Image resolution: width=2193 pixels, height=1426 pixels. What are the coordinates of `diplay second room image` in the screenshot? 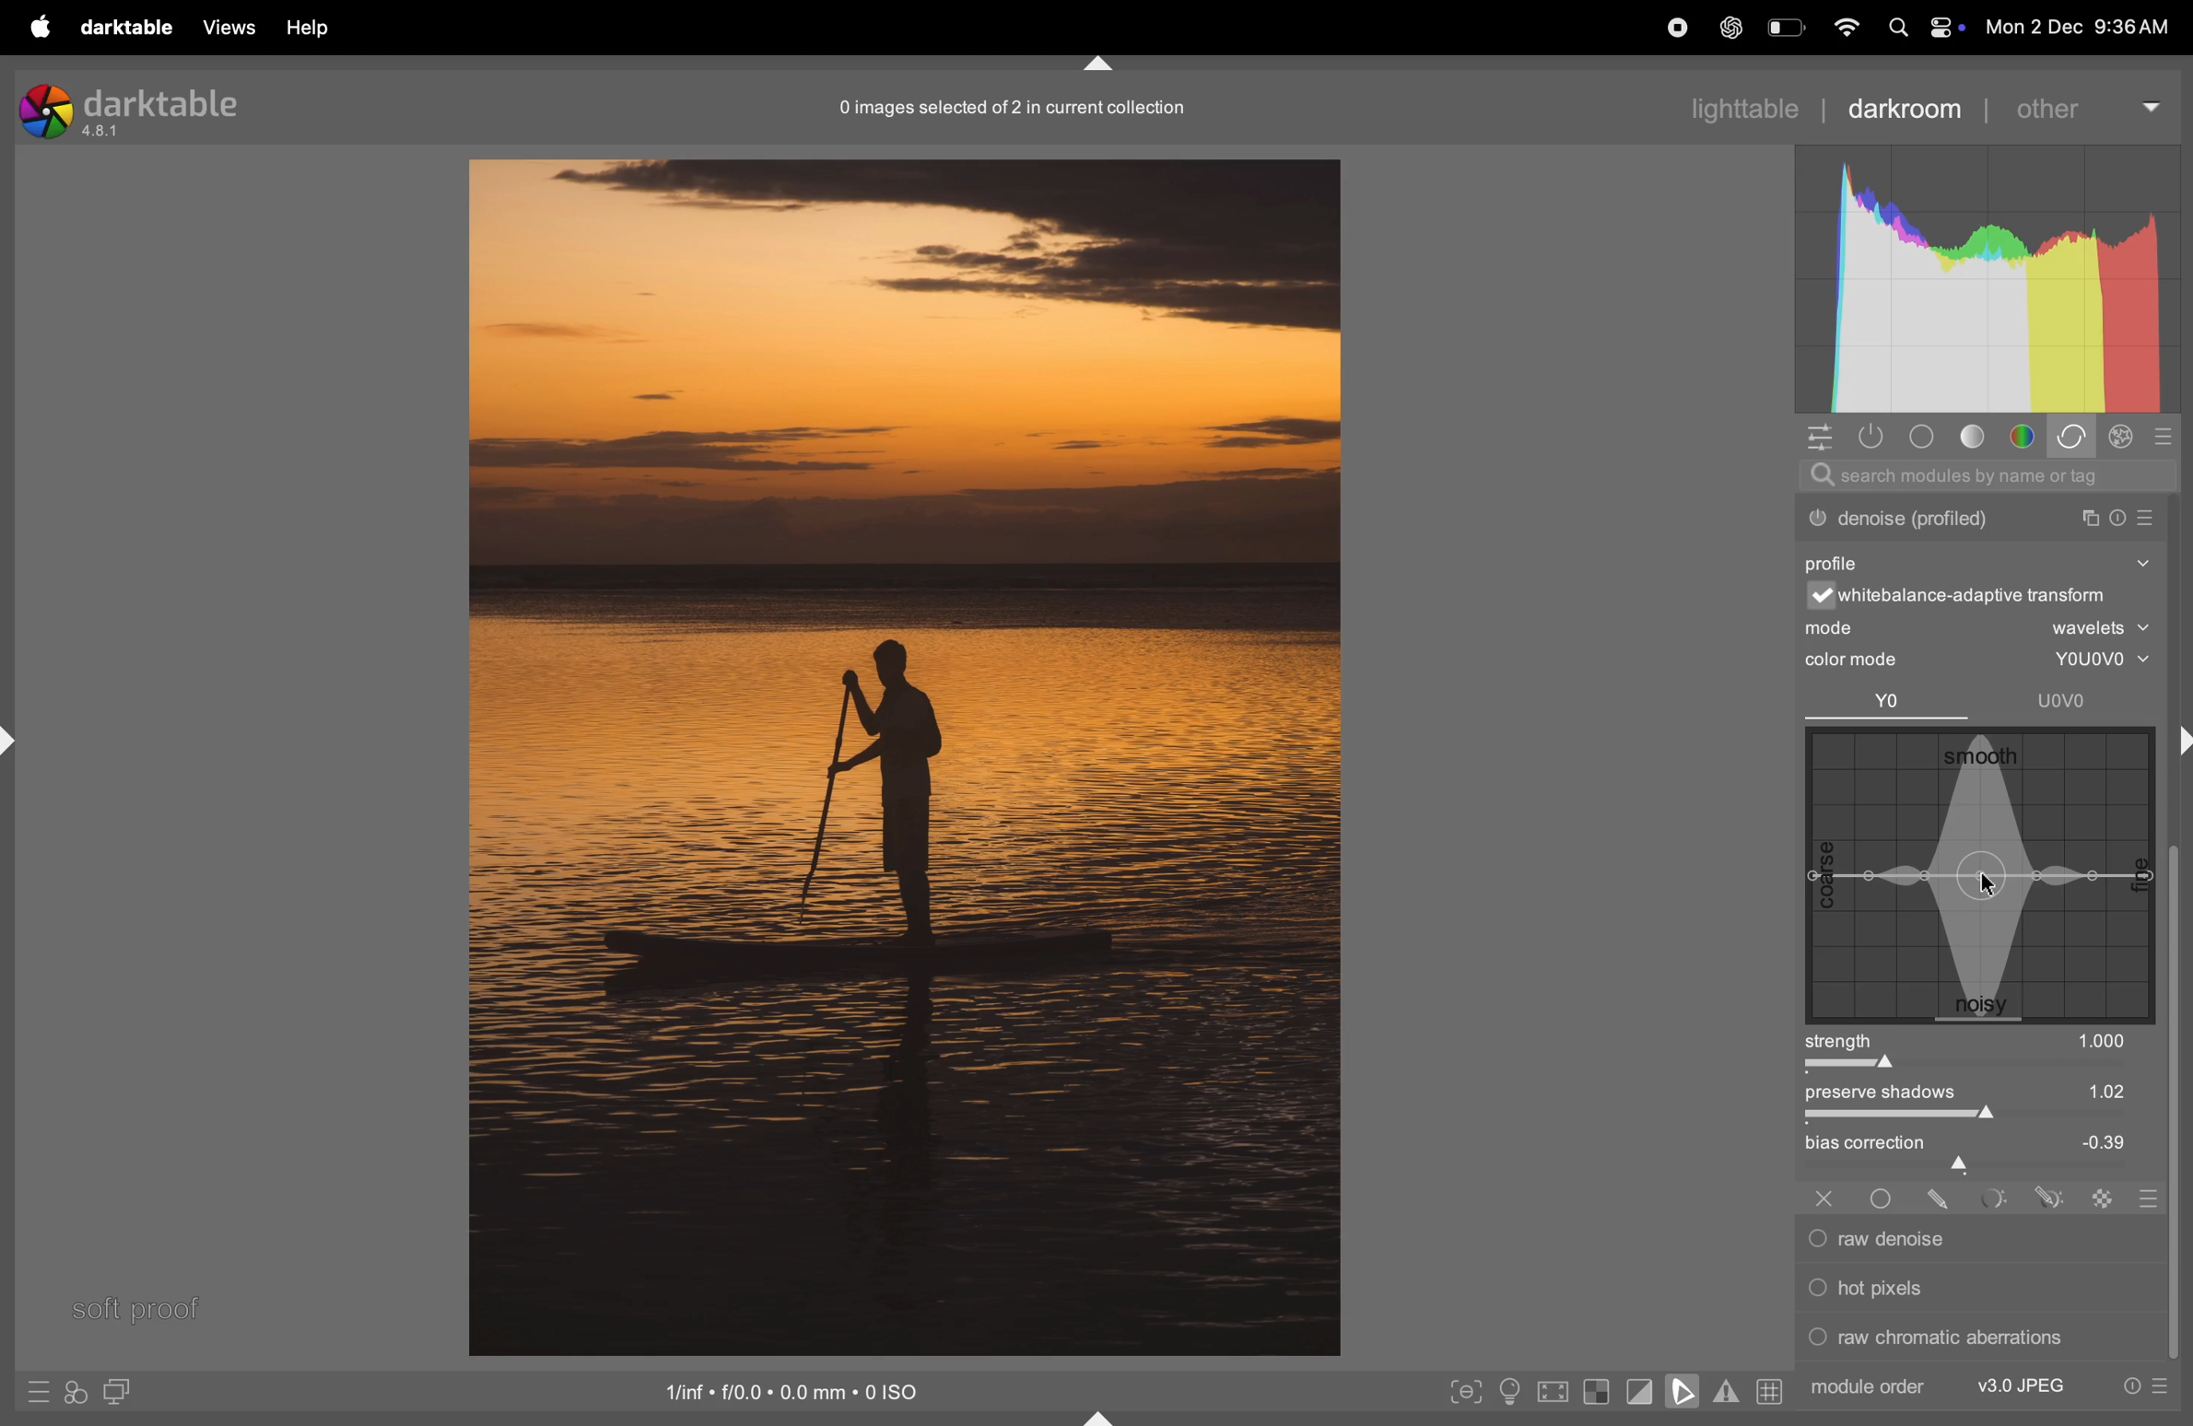 It's located at (125, 1394).